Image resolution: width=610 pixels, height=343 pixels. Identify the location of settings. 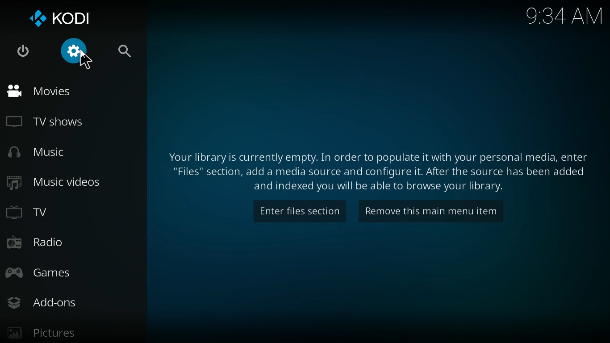
(76, 54).